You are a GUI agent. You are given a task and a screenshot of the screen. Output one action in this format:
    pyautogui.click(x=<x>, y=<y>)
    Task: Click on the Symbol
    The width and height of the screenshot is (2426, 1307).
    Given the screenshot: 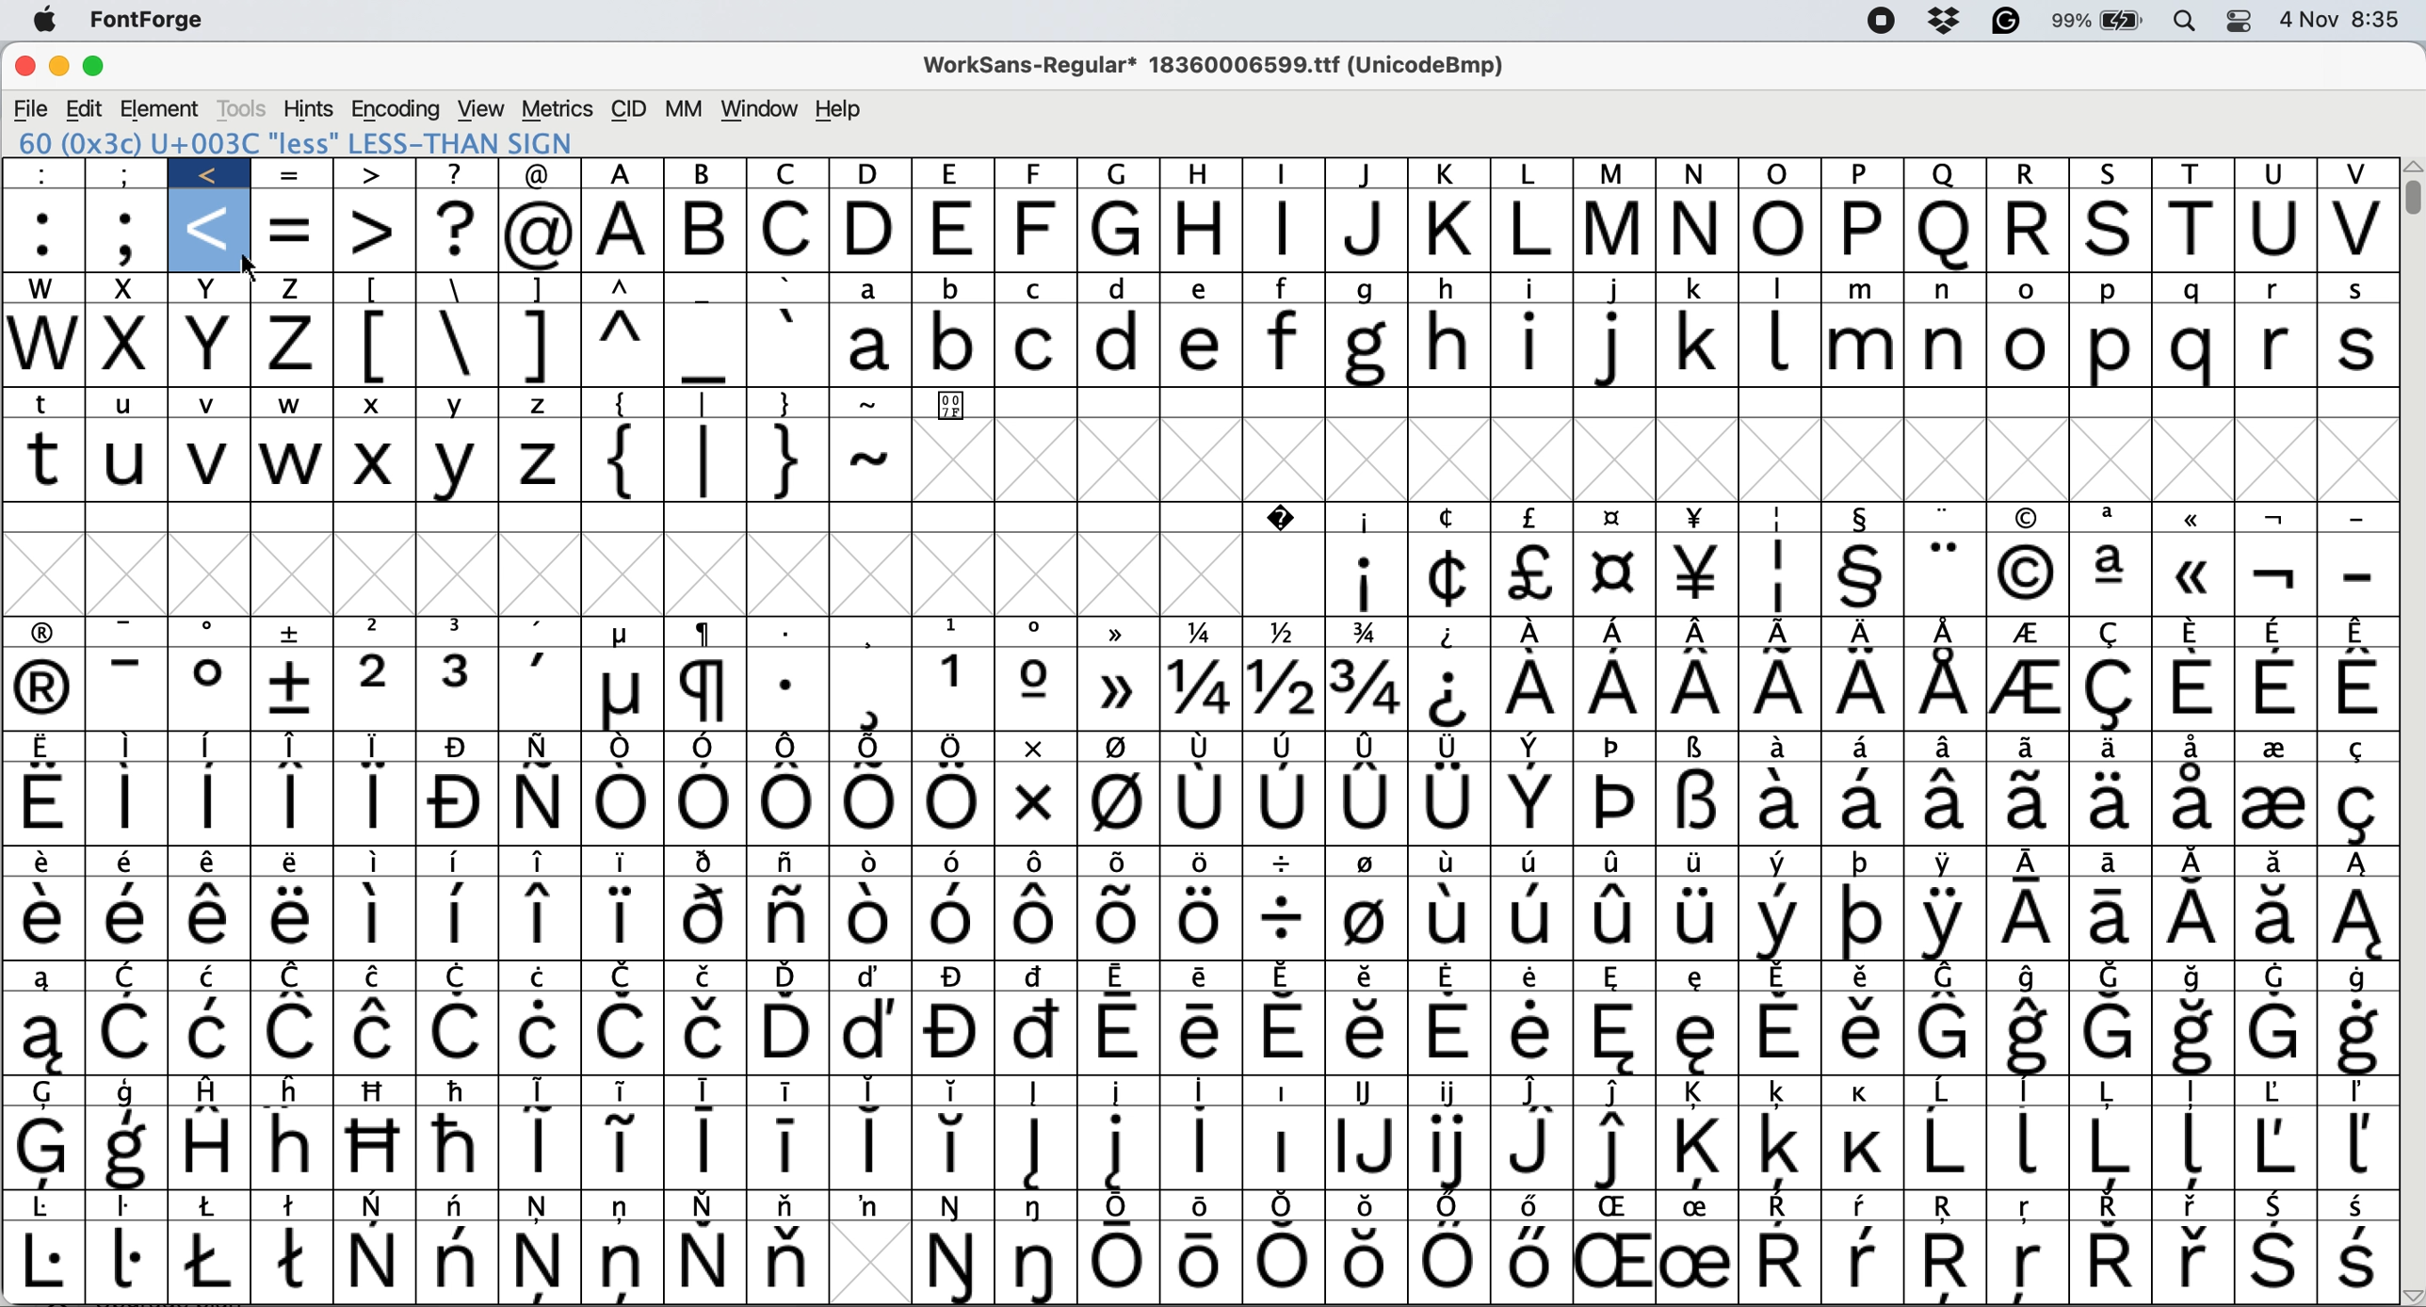 What is the action you would take?
    pyautogui.click(x=621, y=918)
    